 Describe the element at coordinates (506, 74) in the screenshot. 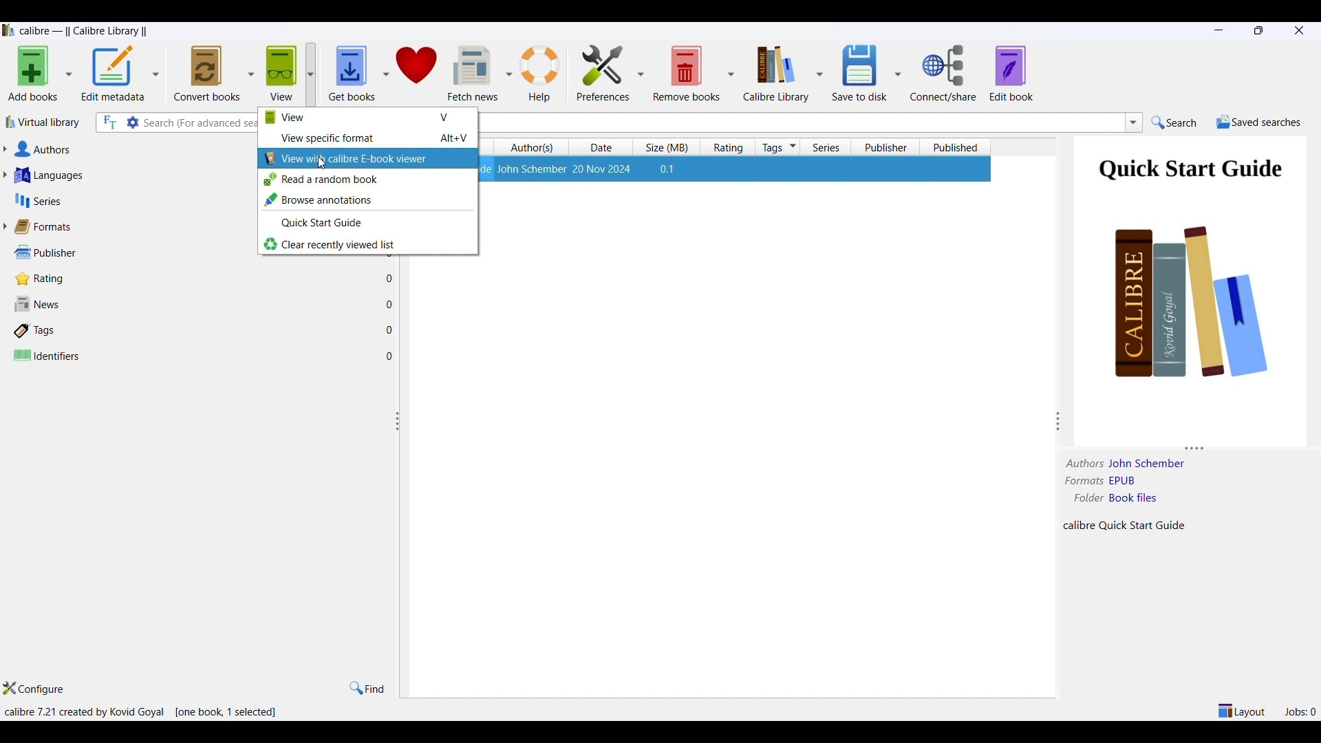

I see `fetch news options dropdown button` at that location.